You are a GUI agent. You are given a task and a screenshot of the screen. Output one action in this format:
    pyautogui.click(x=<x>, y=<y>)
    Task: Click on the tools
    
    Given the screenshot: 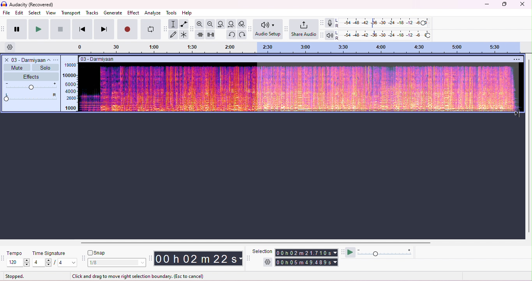 What is the action you would take?
    pyautogui.click(x=173, y=13)
    